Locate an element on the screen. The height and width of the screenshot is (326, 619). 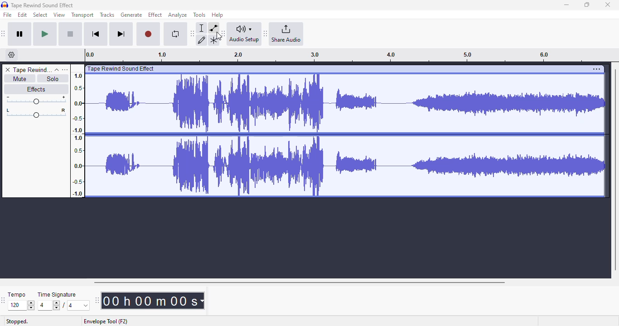
Change volume is located at coordinates (36, 100).